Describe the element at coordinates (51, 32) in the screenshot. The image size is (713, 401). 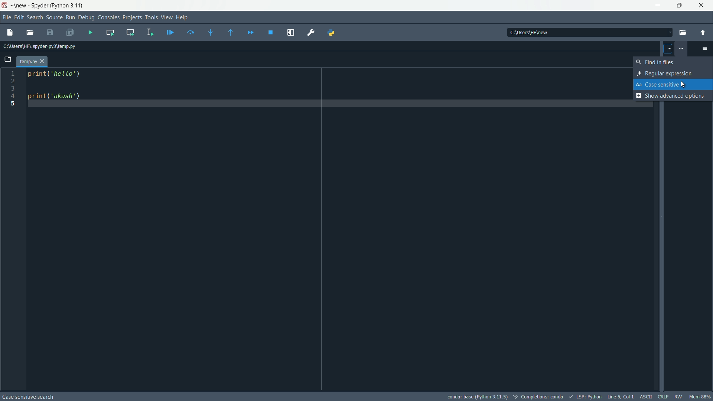
I see `save file` at that location.